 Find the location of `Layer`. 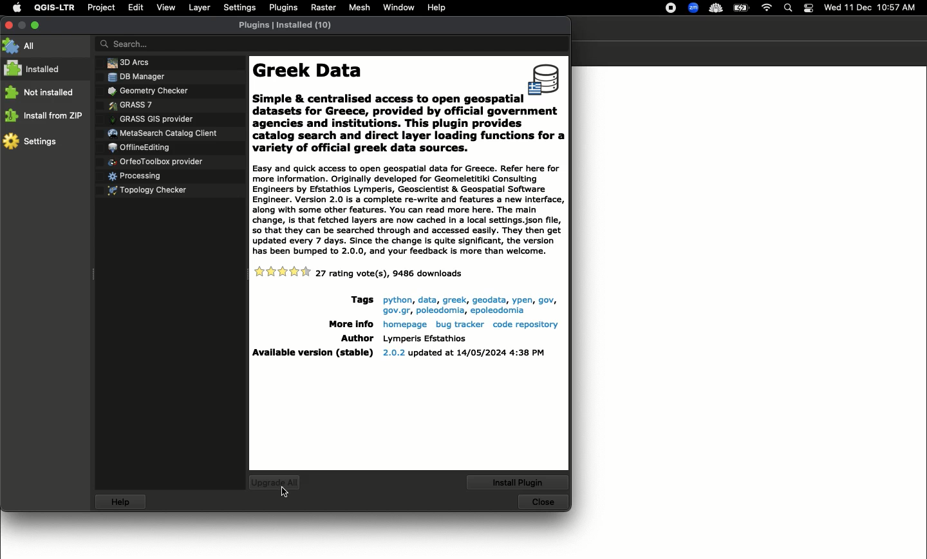

Layer is located at coordinates (199, 8).